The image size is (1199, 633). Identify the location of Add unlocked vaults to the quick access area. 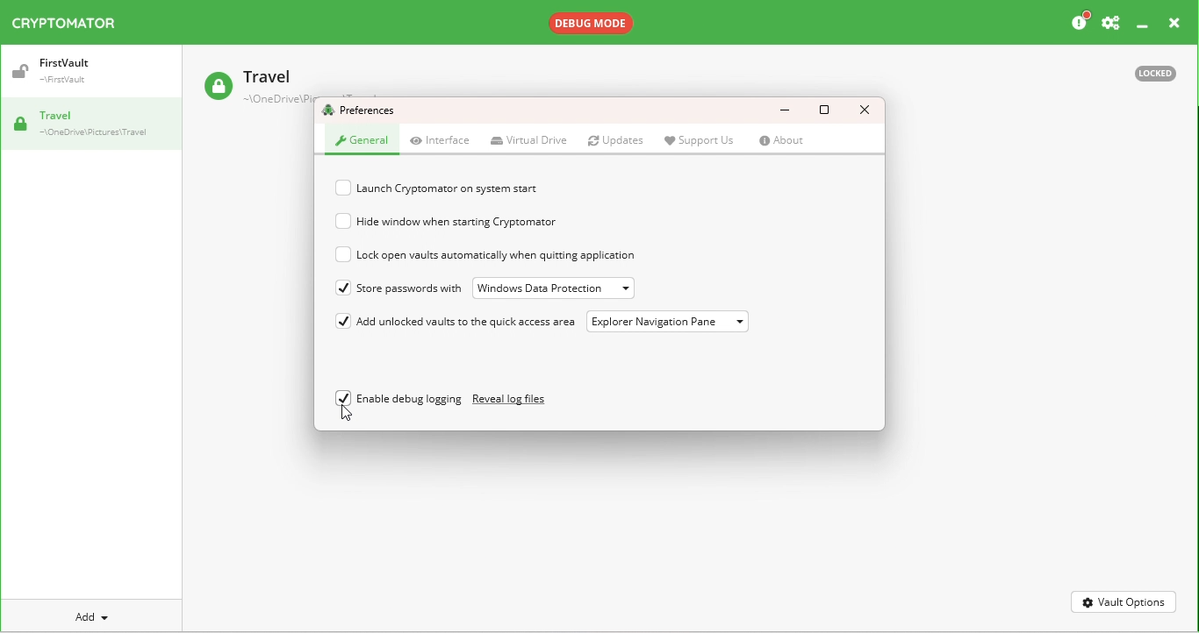
(471, 322).